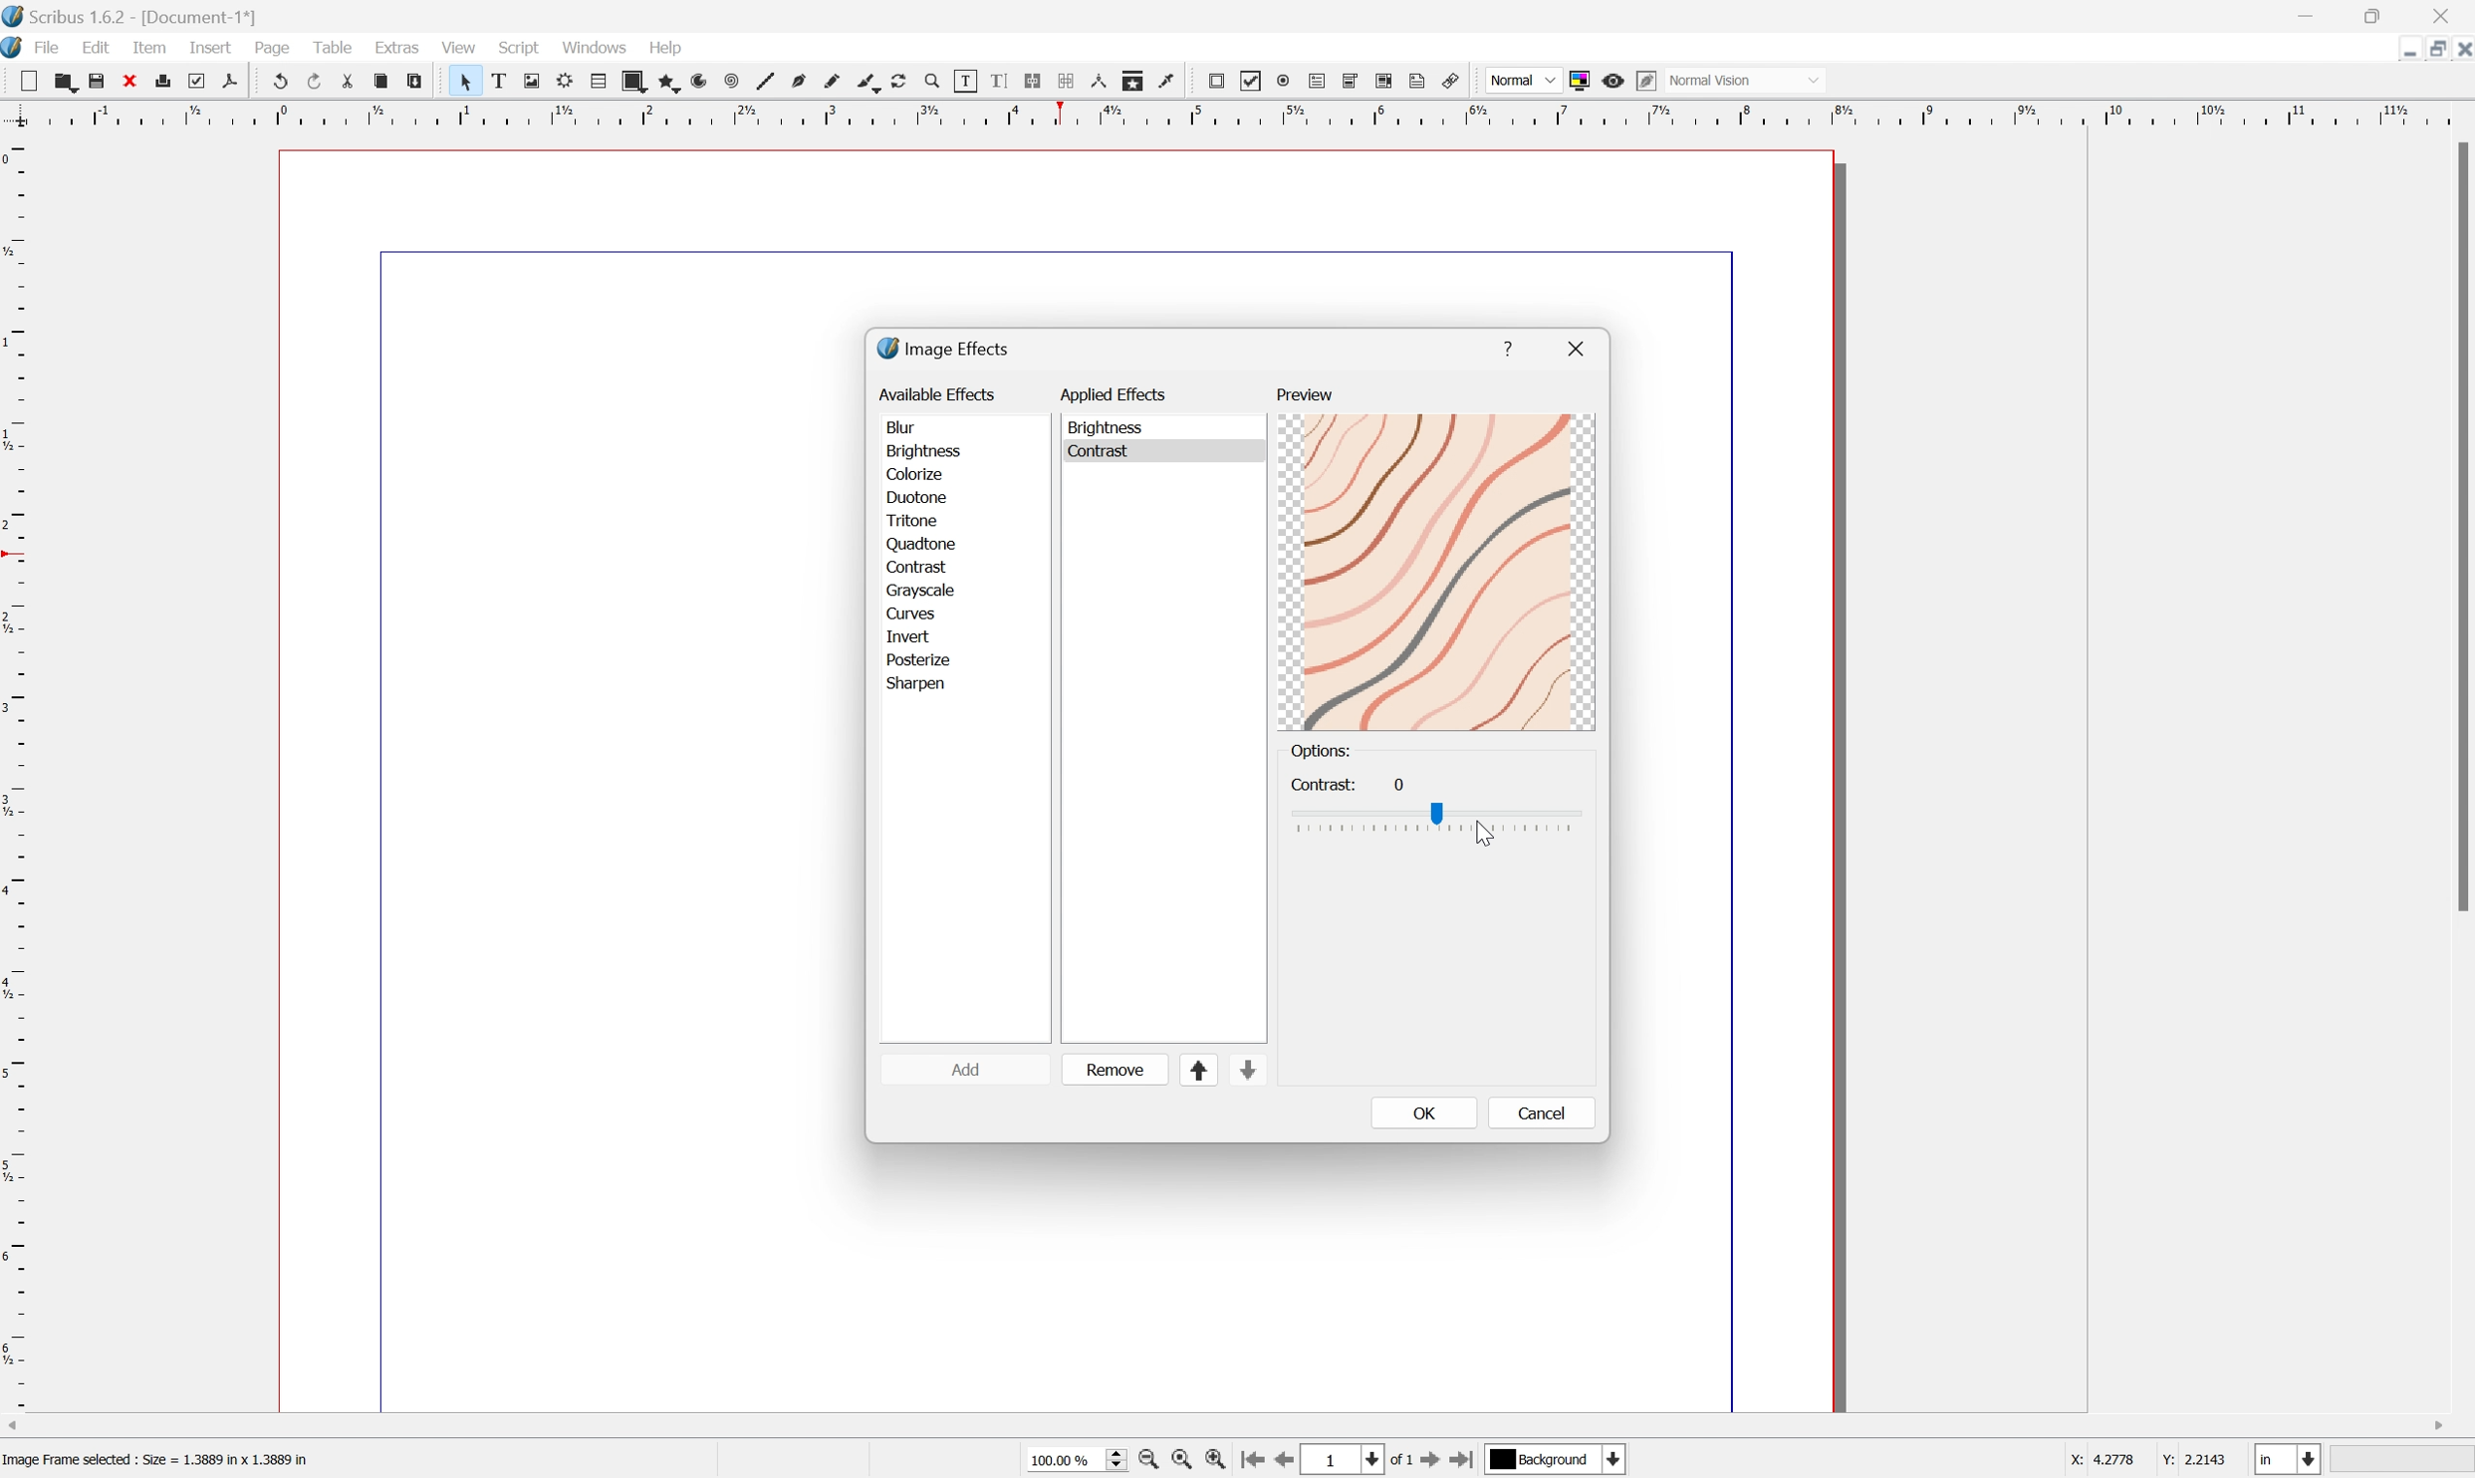 The width and height of the screenshot is (2475, 1478). Describe the element at coordinates (2306, 15) in the screenshot. I see `Minimize` at that location.